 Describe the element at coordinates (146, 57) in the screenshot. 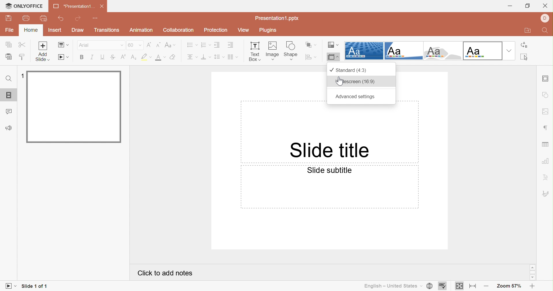

I see `Highlight color` at that location.